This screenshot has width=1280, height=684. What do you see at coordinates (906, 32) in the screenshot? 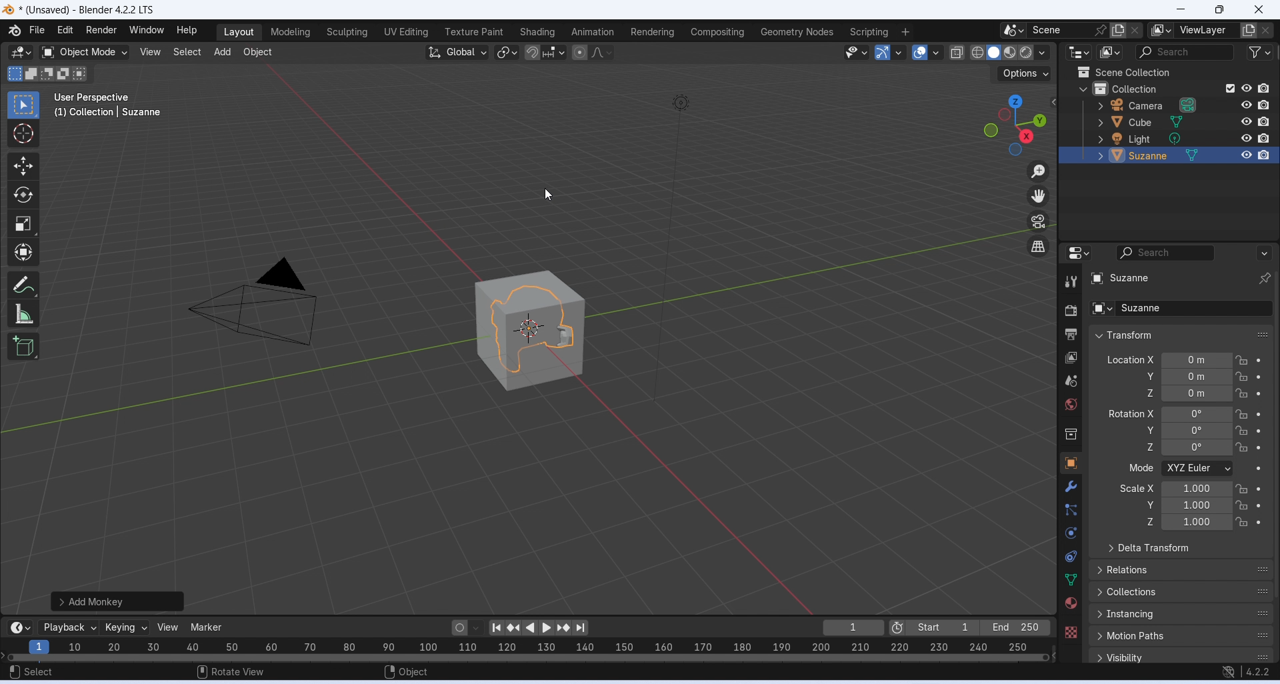
I see `Add workspace` at bounding box center [906, 32].